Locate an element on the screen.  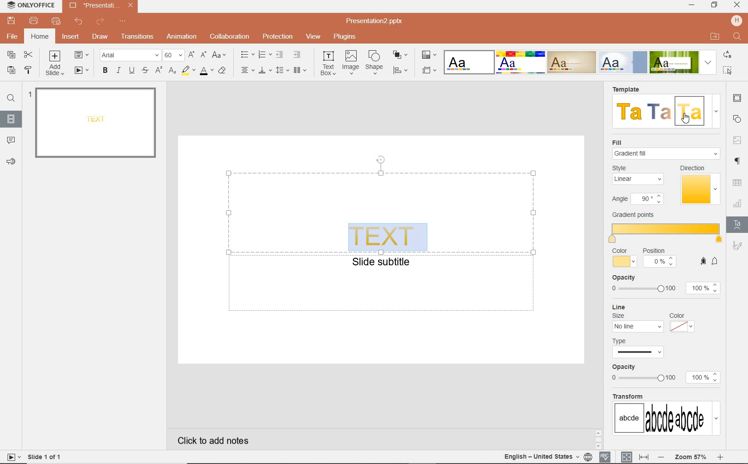
COLLABORATION is located at coordinates (230, 36).